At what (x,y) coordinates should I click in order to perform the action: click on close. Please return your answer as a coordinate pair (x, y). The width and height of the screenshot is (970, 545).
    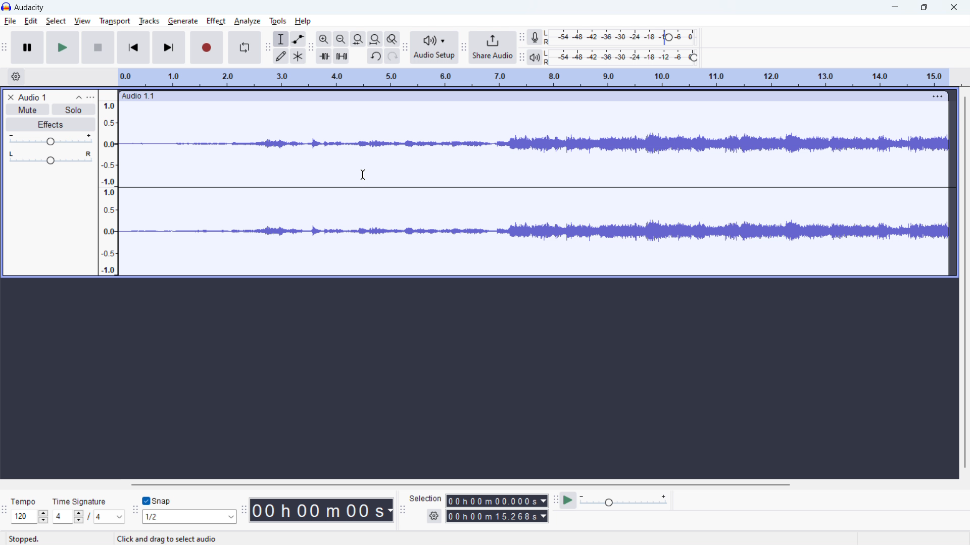
    Looking at the image, I should click on (954, 8).